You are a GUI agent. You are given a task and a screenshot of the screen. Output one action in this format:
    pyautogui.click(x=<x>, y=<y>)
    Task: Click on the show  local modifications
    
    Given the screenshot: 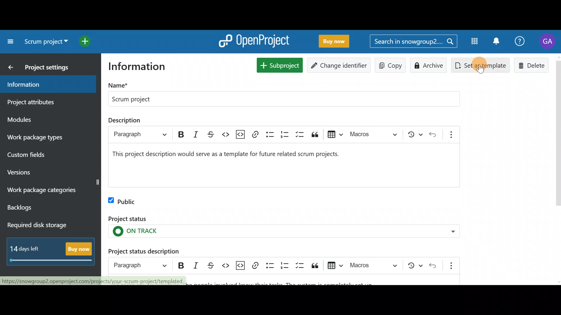 What is the action you would take?
    pyautogui.click(x=415, y=134)
    